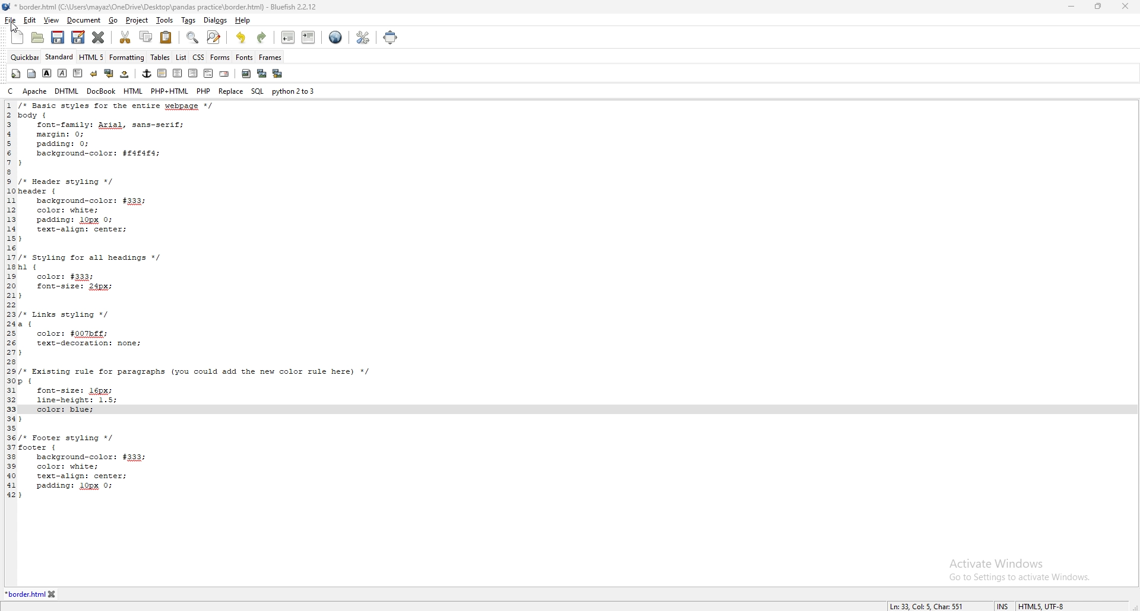 This screenshot has height=611, width=1140. Describe the element at coordinates (11, 301) in the screenshot. I see `line number` at that location.